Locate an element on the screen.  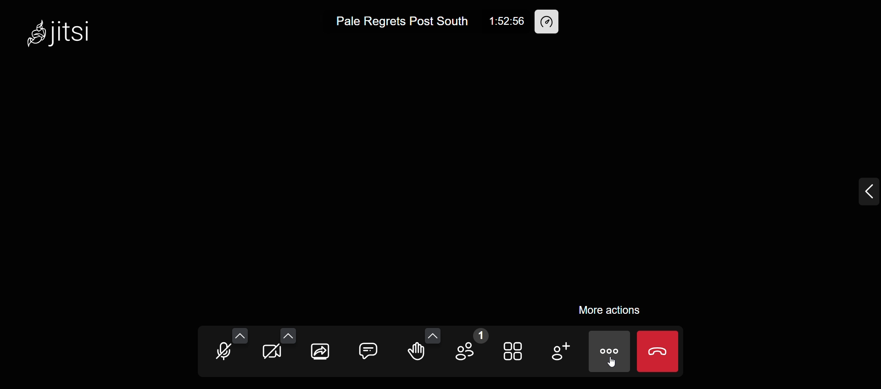
video setting is located at coordinates (290, 331).